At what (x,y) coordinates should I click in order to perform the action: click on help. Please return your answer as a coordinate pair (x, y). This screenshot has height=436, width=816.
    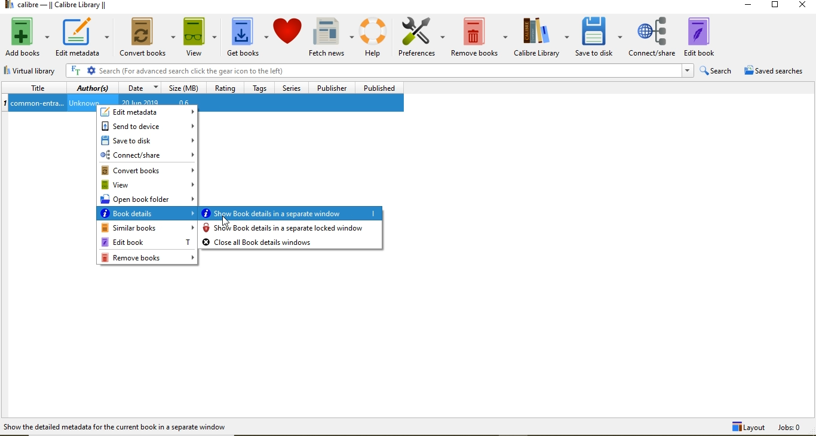
    Looking at the image, I should click on (376, 36).